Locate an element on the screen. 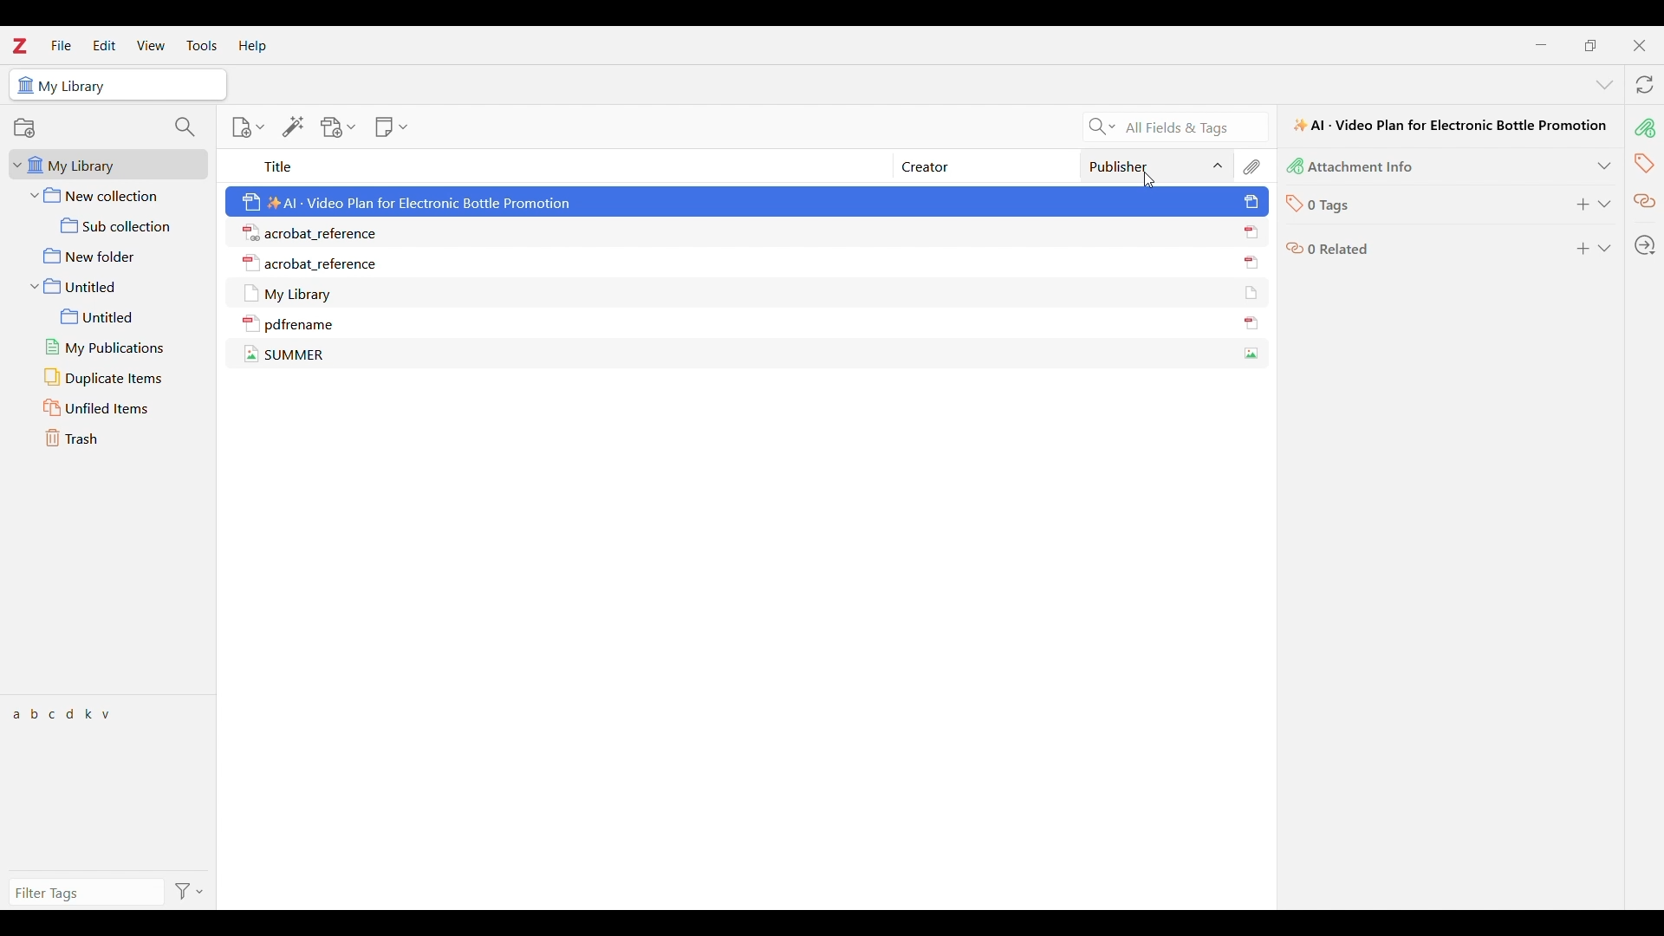  icon is located at coordinates (1293, 251).